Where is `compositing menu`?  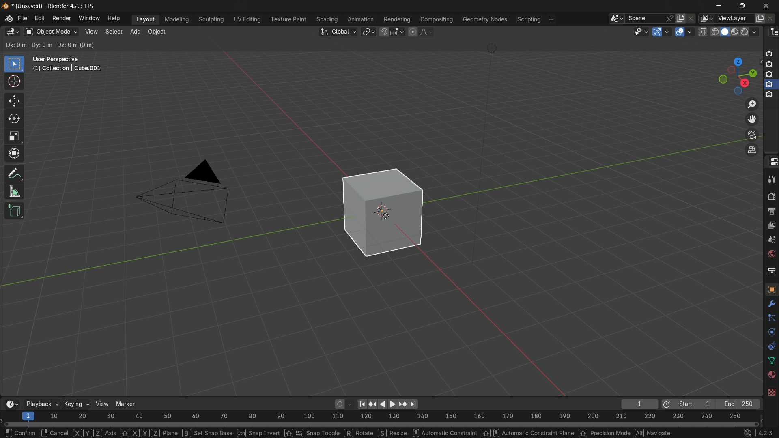 compositing menu is located at coordinates (436, 19).